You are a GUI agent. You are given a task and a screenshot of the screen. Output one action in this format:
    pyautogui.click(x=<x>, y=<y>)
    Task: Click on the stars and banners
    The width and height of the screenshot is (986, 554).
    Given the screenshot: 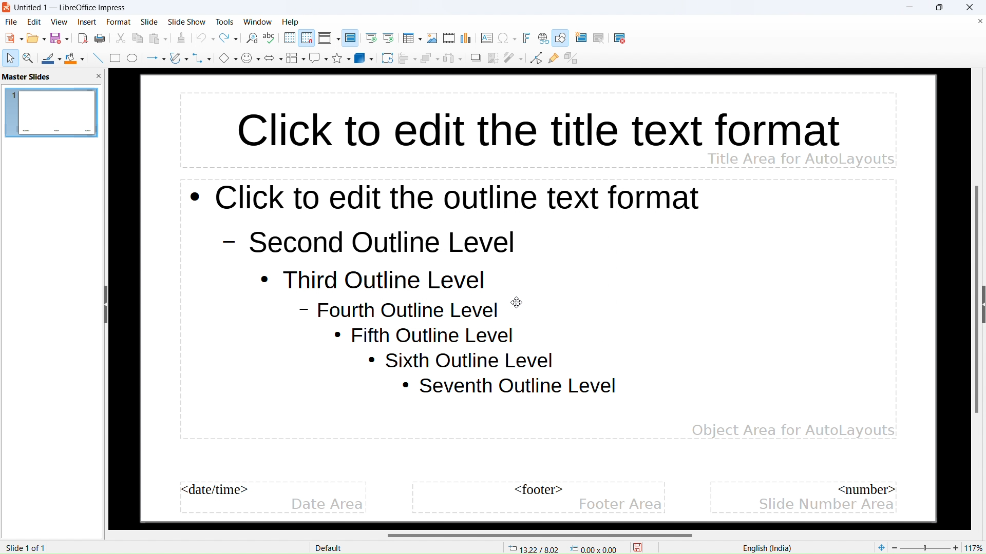 What is the action you would take?
    pyautogui.click(x=341, y=57)
    